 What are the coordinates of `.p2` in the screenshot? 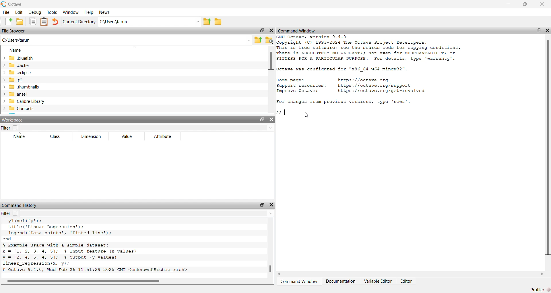 It's located at (38, 80).